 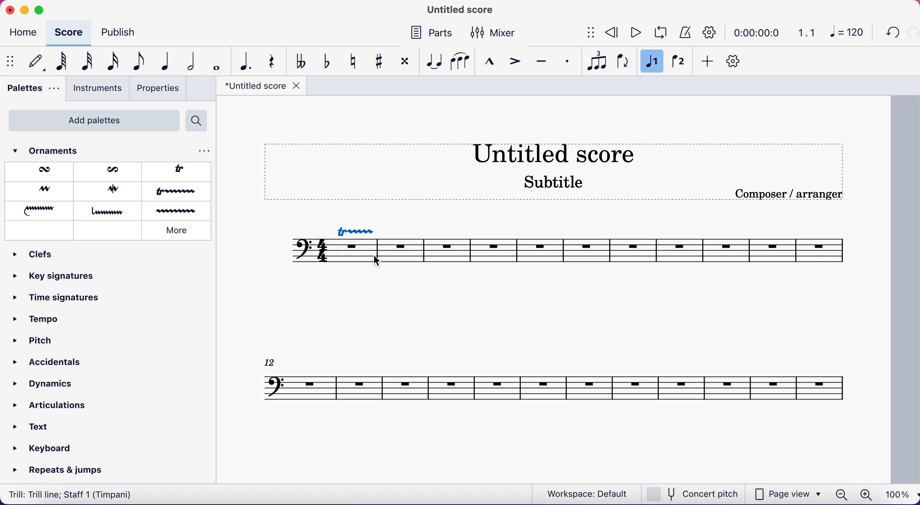 What do you see at coordinates (33, 62) in the screenshot?
I see `default` at bounding box center [33, 62].